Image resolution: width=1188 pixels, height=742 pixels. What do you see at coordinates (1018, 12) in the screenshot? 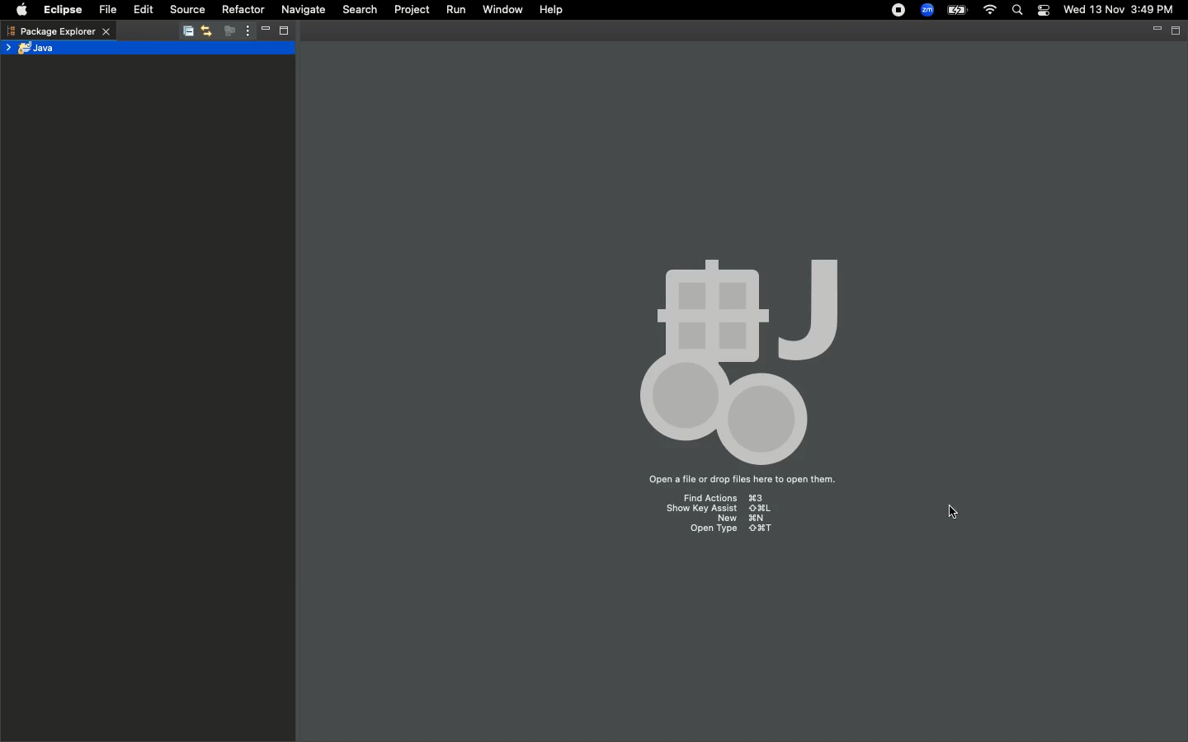
I see `Search` at bounding box center [1018, 12].